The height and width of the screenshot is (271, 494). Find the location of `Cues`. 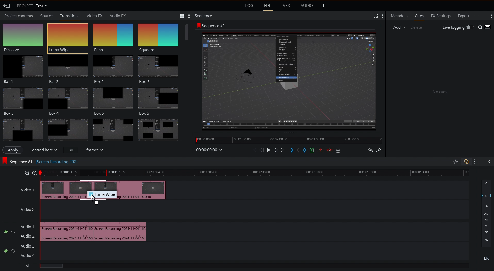

Cues is located at coordinates (419, 16).